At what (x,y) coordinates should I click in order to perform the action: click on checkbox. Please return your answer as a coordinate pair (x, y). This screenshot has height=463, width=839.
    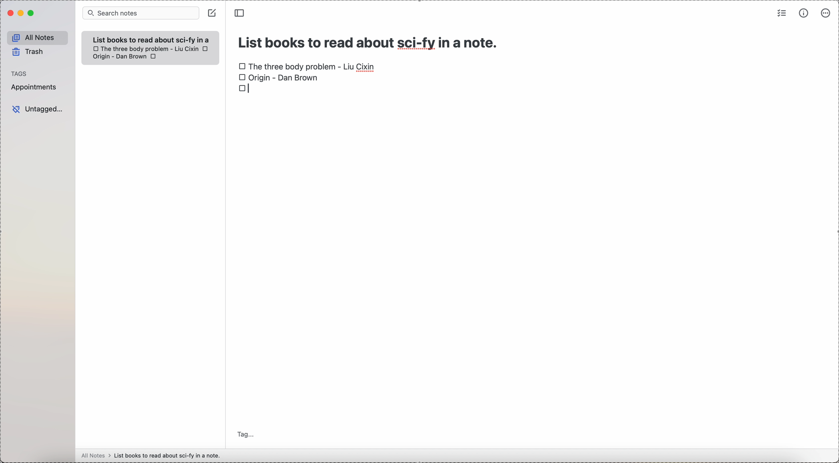
    Looking at the image, I should click on (206, 49).